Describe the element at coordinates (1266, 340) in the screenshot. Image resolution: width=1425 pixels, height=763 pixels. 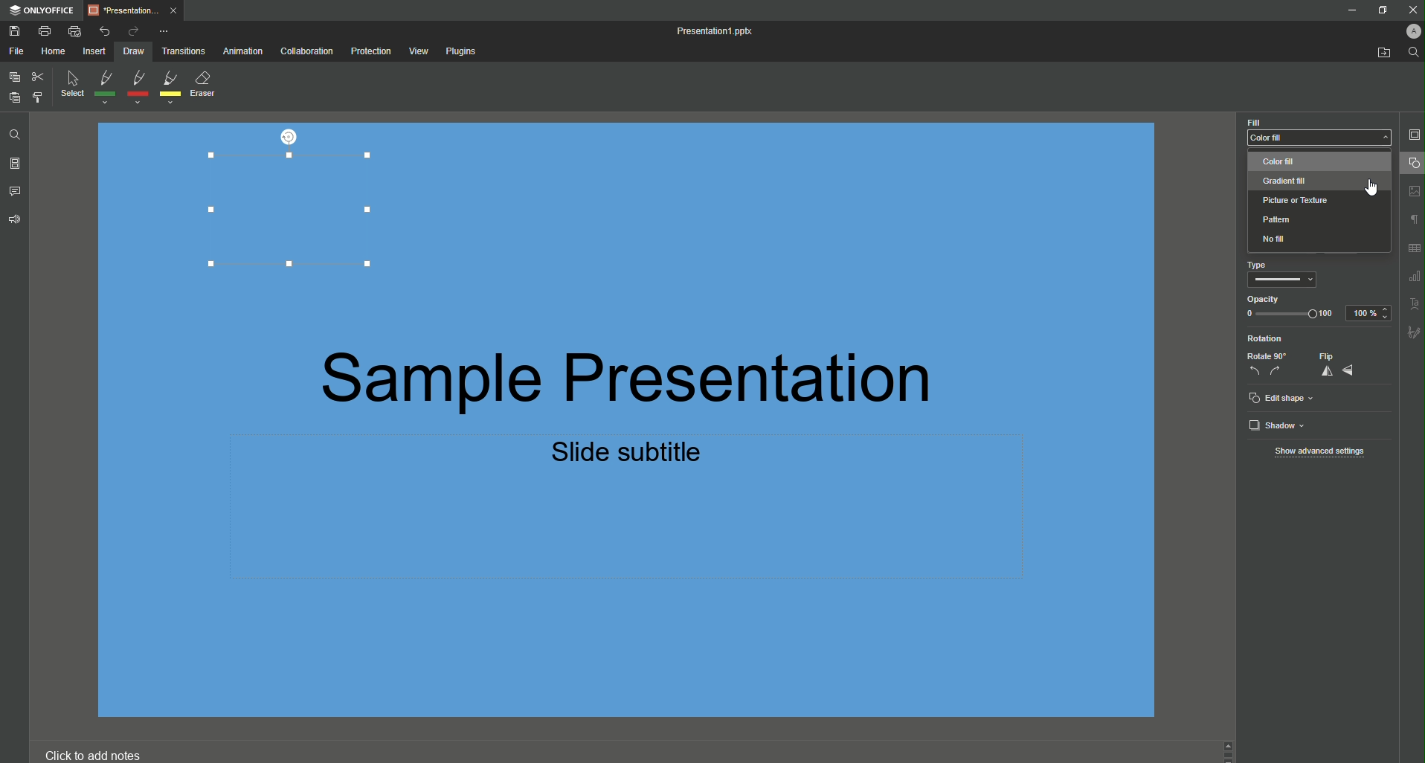
I see `Rotation` at that location.